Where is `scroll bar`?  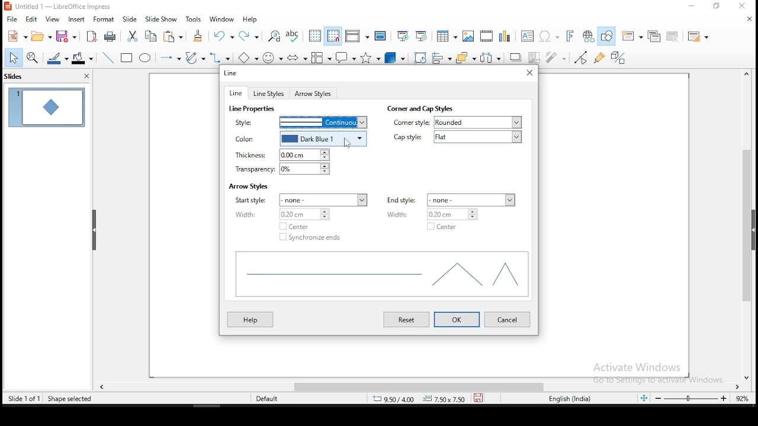 scroll bar is located at coordinates (750, 227).